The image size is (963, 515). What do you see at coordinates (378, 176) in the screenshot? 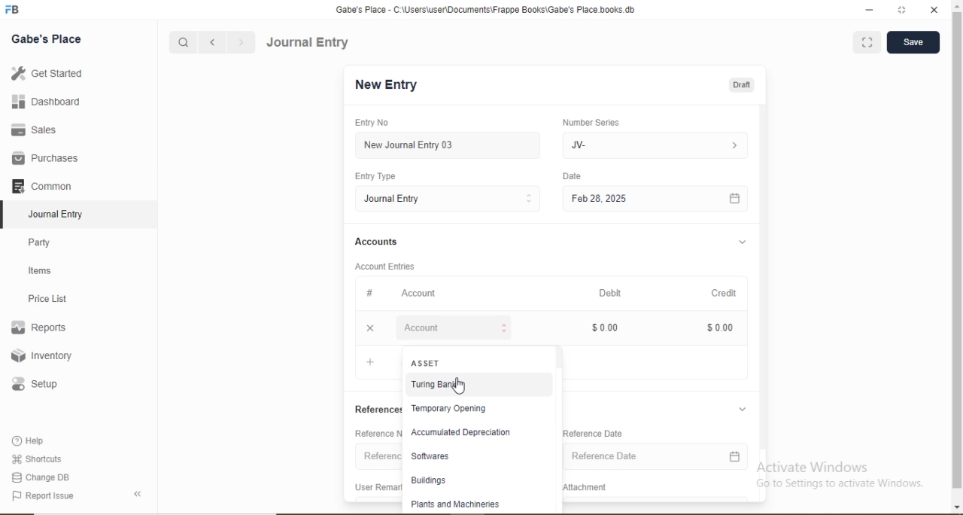
I see `Entry Type` at bounding box center [378, 176].